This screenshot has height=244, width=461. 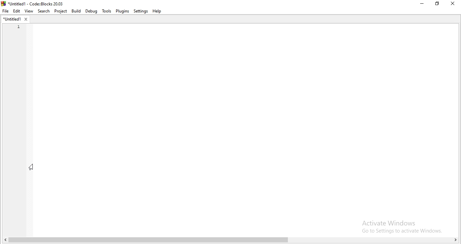 What do you see at coordinates (399, 226) in the screenshot?
I see `Activate Windows
Go to Settings to activate Windows.` at bounding box center [399, 226].